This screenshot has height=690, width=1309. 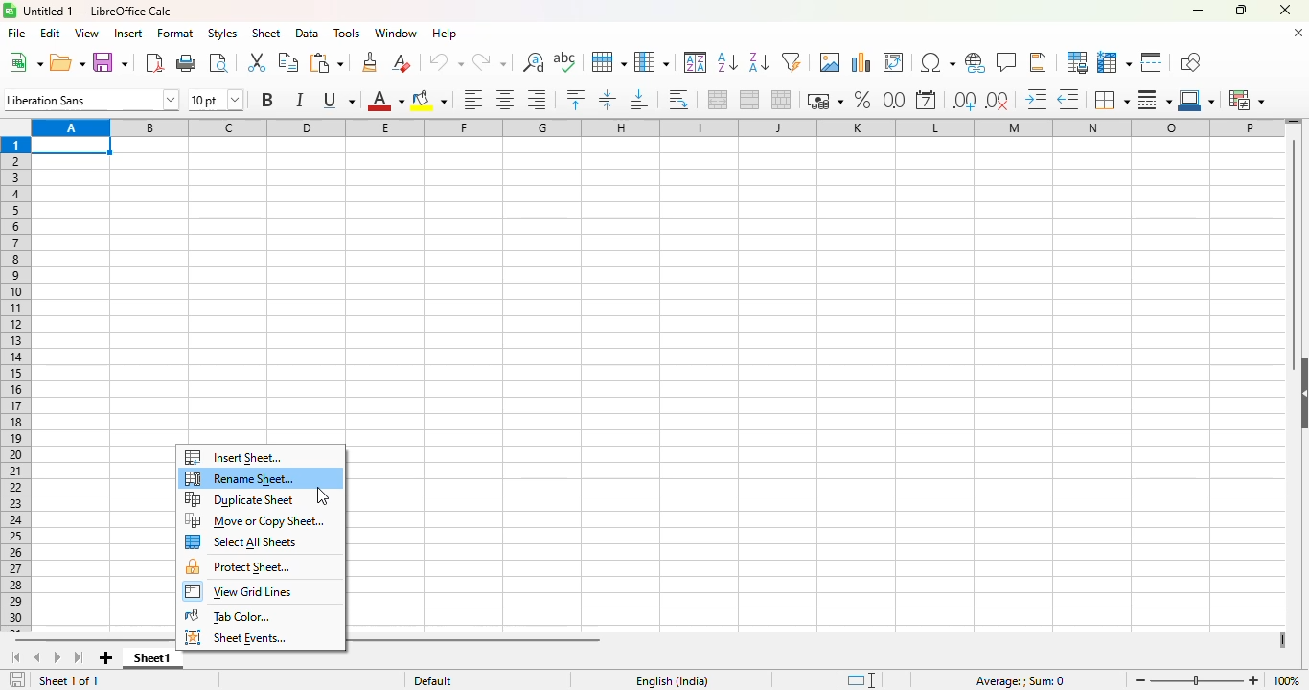 What do you see at coordinates (781, 99) in the screenshot?
I see `unmerge cells` at bounding box center [781, 99].